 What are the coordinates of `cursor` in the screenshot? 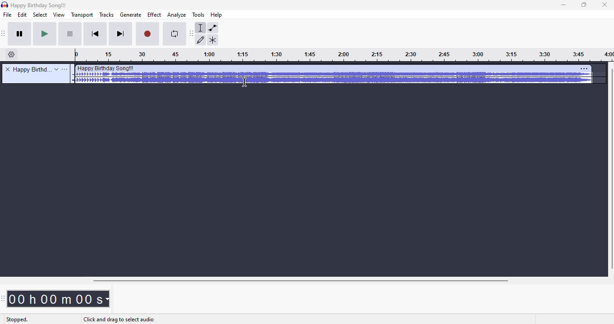 It's located at (244, 82).